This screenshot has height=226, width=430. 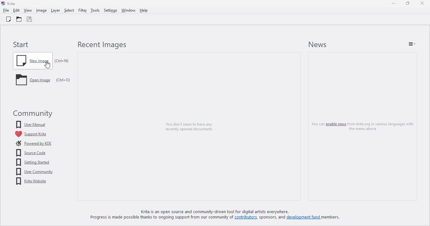 I want to click on news, so click(x=318, y=45).